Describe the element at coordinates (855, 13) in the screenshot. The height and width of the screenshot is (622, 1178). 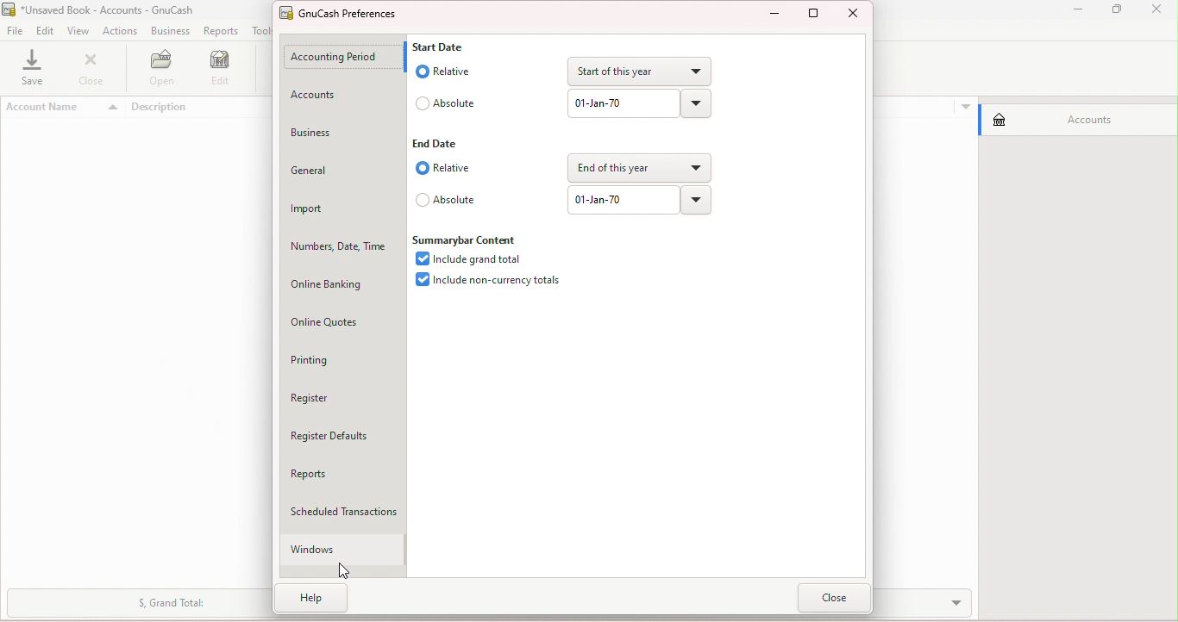
I see `Close` at that location.